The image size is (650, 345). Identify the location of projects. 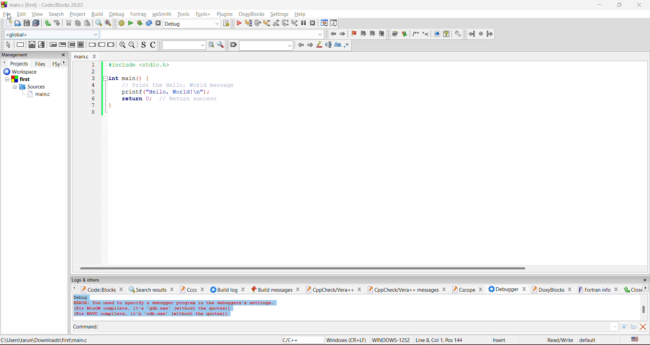
(20, 63).